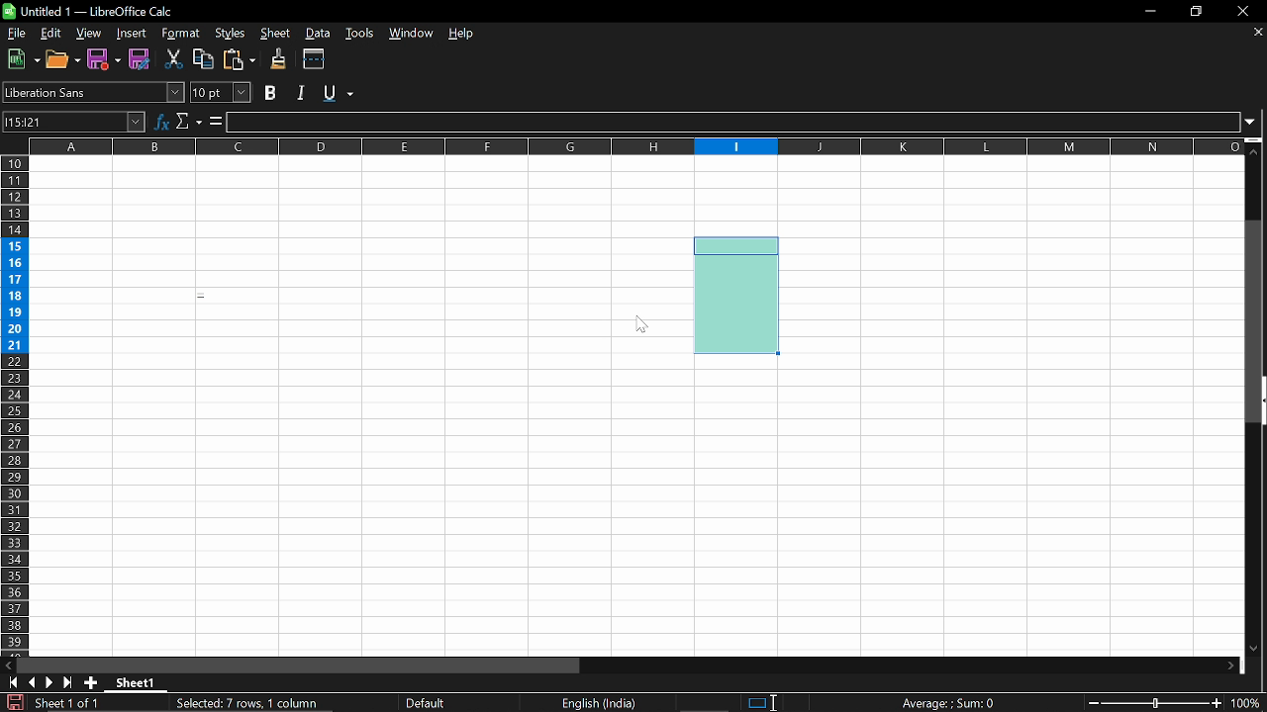 This screenshot has width=1267, height=712. What do you see at coordinates (1011, 256) in the screenshot?
I see `Fillable cells` at bounding box center [1011, 256].